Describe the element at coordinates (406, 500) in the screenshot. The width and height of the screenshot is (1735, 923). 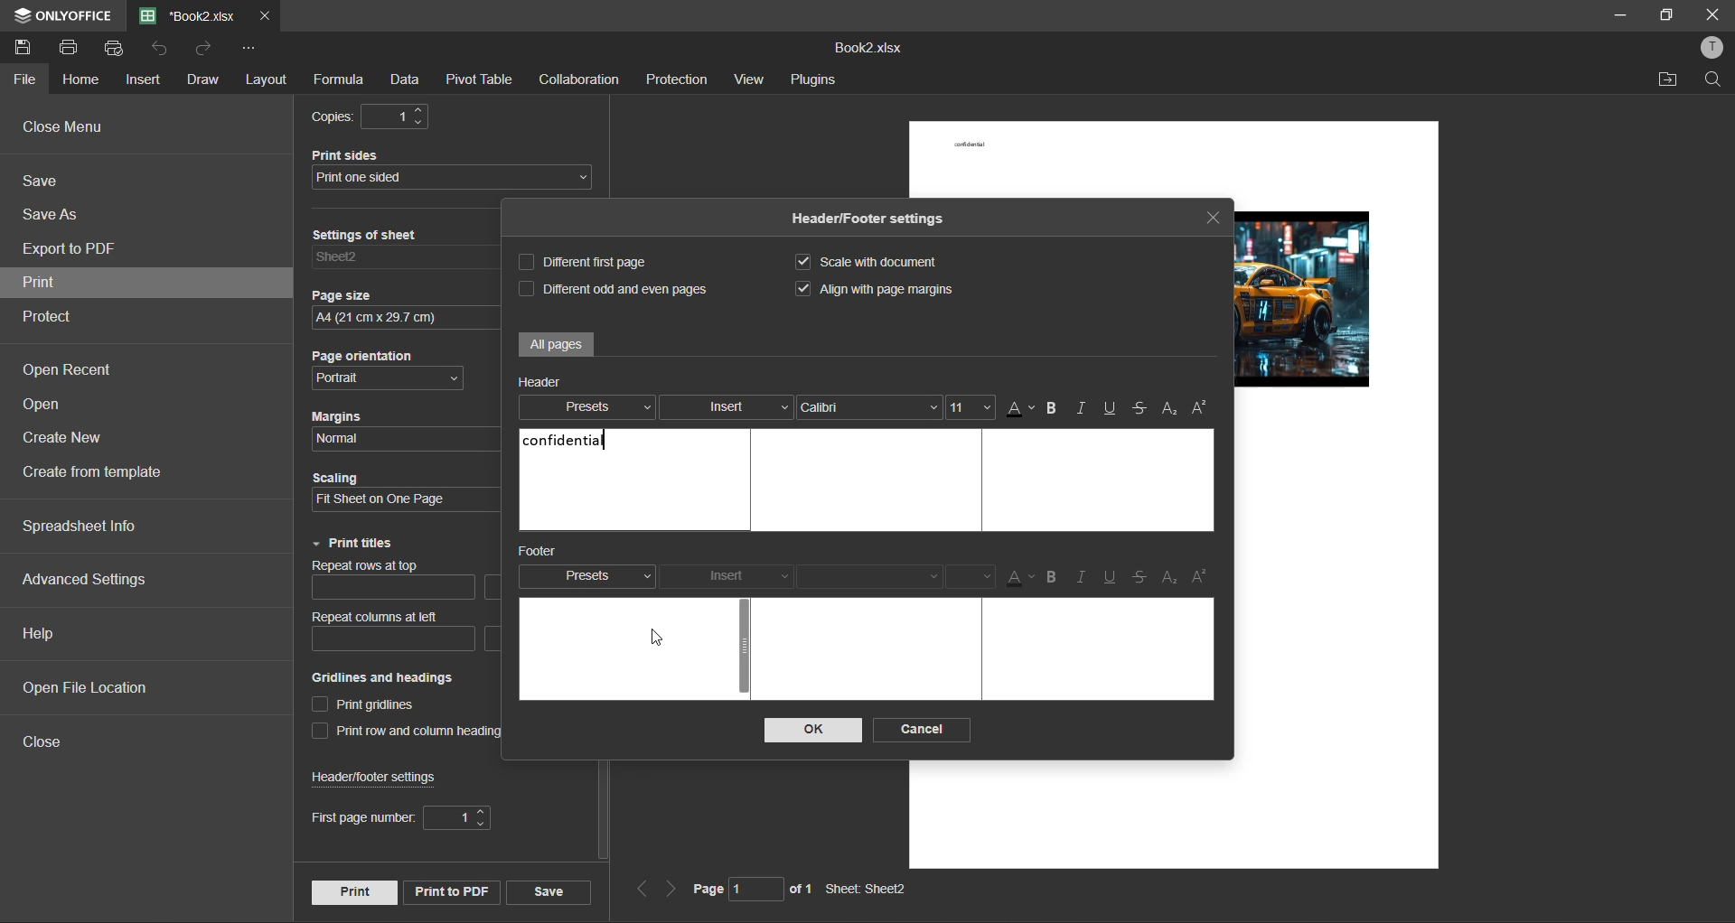
I see `scaling` at that location.